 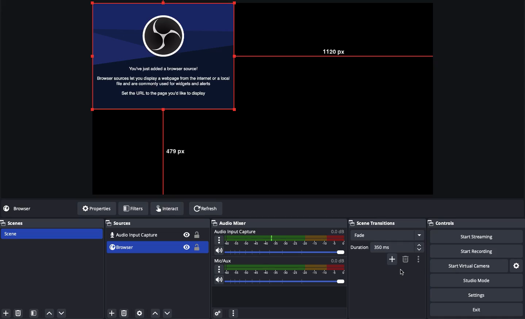 What do you see at coordinates (478, 310) in the screenshot?
I see `Exit` at bounding box center [478, 310].